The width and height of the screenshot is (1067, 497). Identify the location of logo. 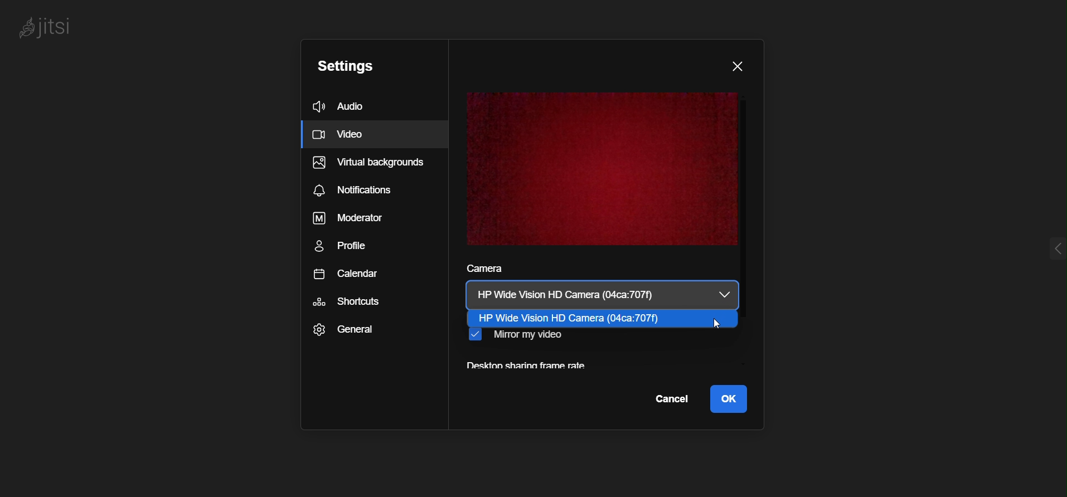
(53, 28).